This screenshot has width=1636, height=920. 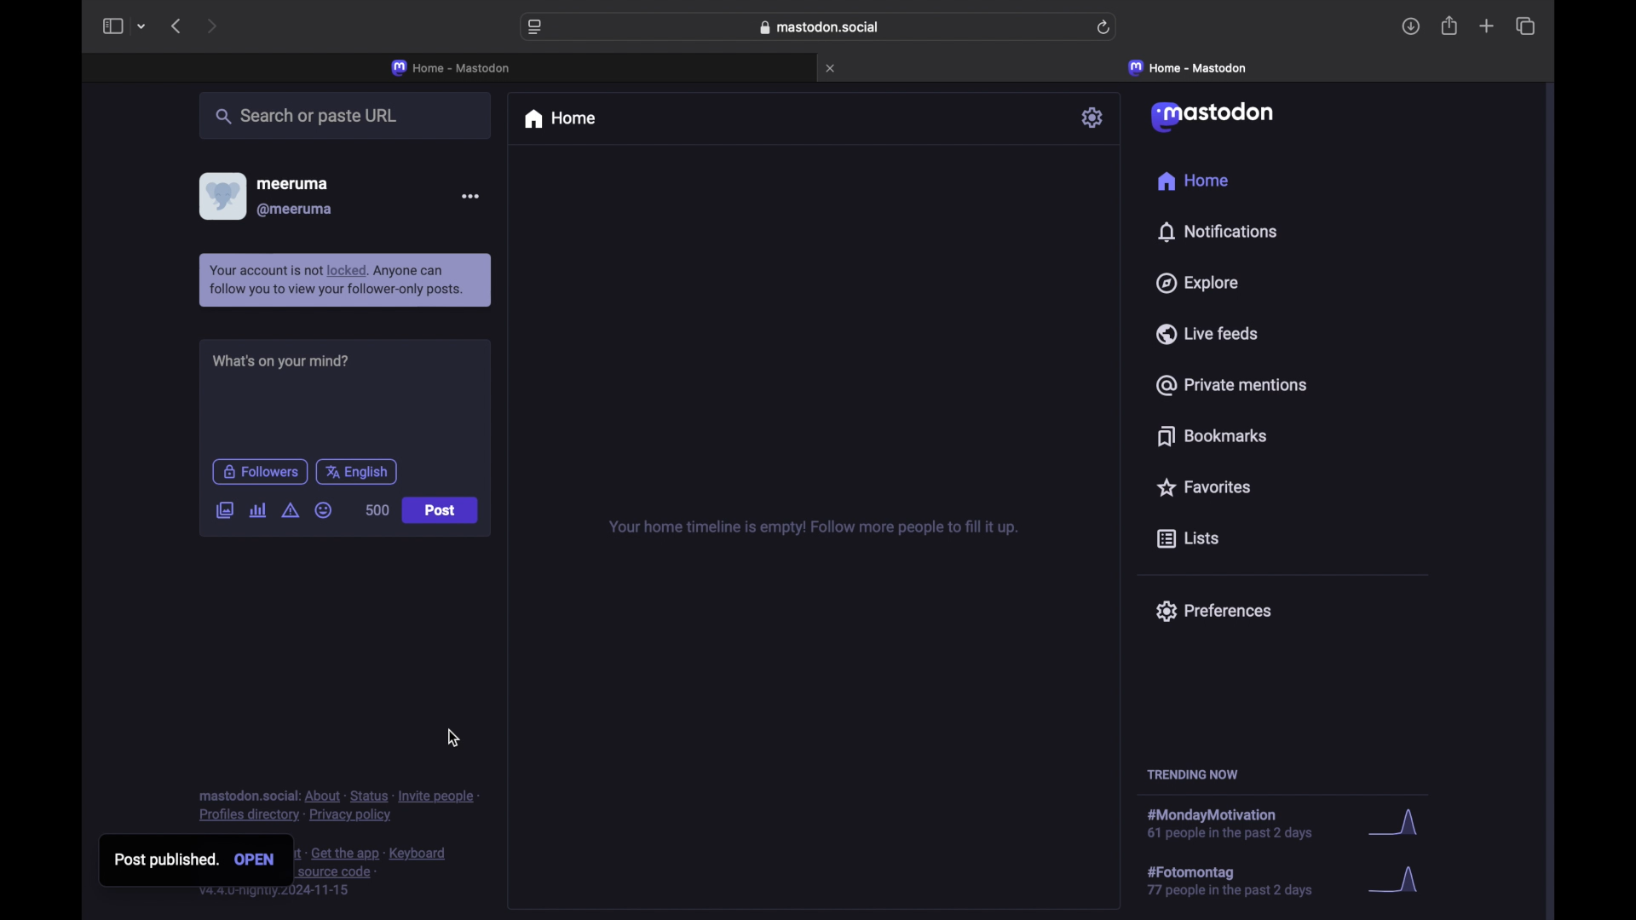 What do you see at coordinates (222, 195) in the screenshot?
I see `profile picture` at bounding box center [222, 195].